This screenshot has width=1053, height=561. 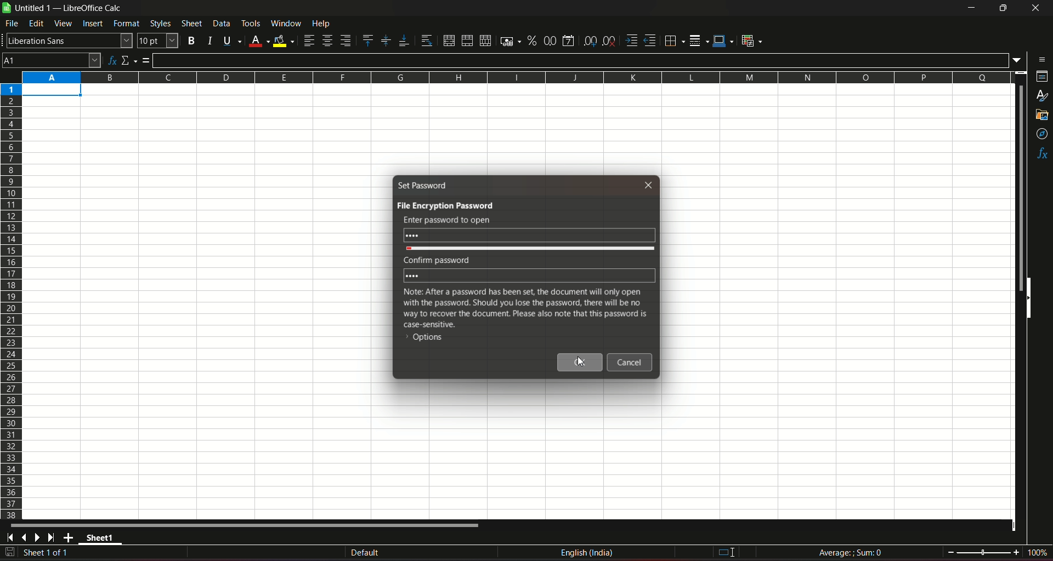 I want to click on merge and center, so click(x=448, y=40).